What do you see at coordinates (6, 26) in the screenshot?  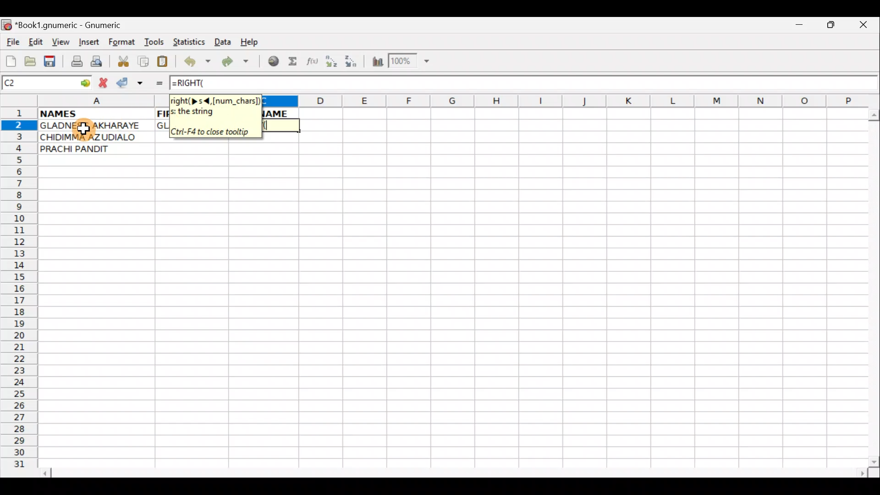 I see `Gnumeric logo` at bounding box center [6, 26].